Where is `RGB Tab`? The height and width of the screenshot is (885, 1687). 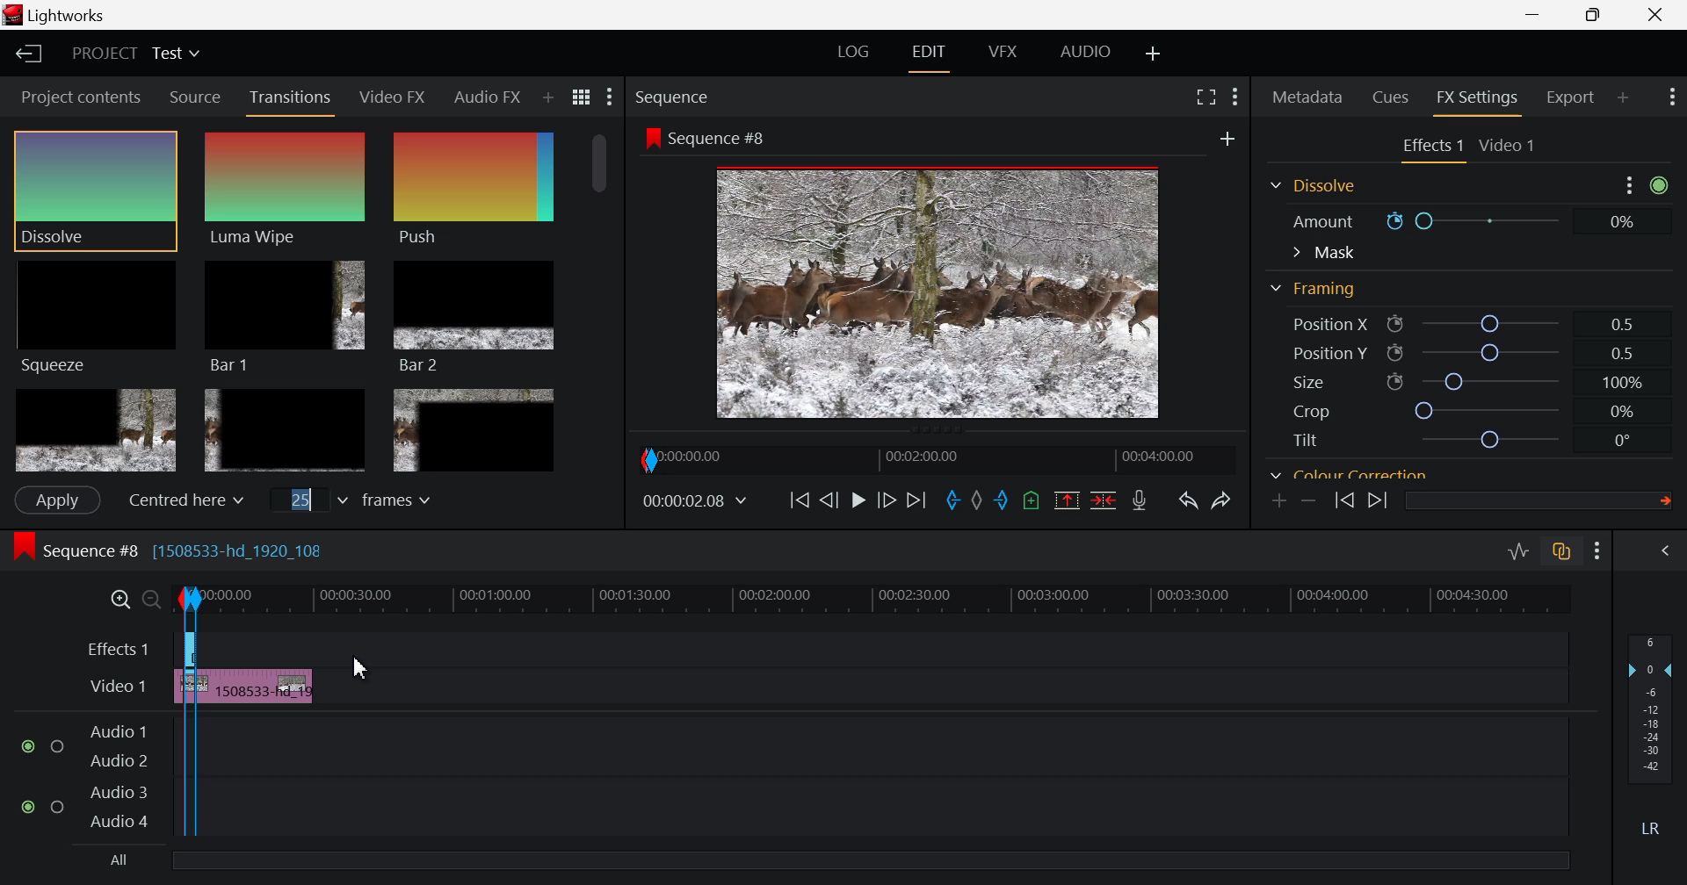 RGB Tab is located at coordinates (1502, 412).